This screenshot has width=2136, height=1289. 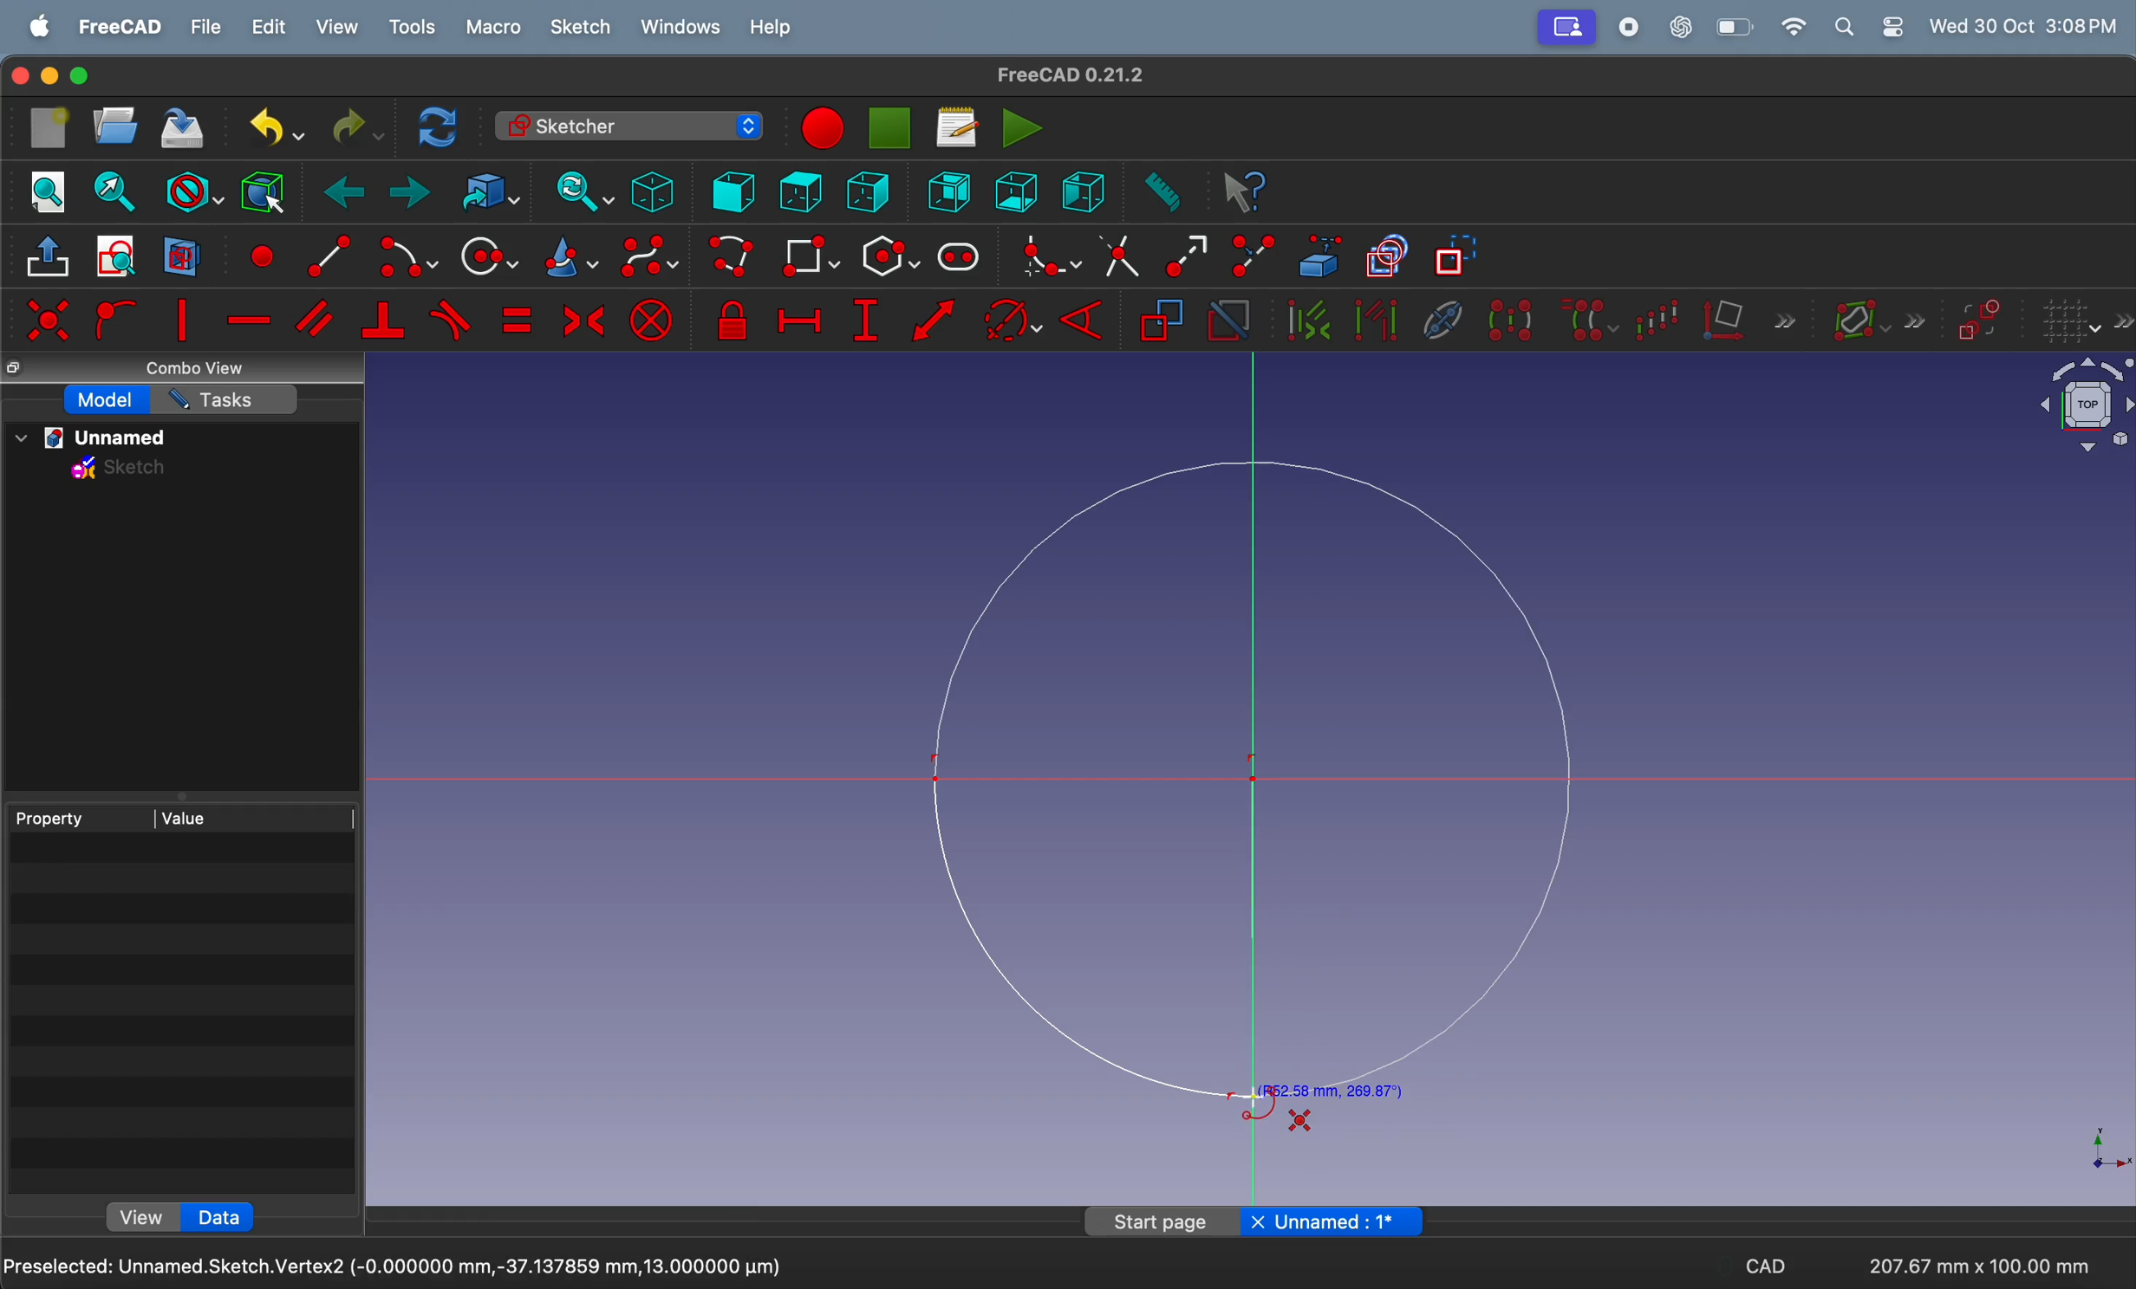 I want to click on constrain parallel, so click(x=318, y=319).